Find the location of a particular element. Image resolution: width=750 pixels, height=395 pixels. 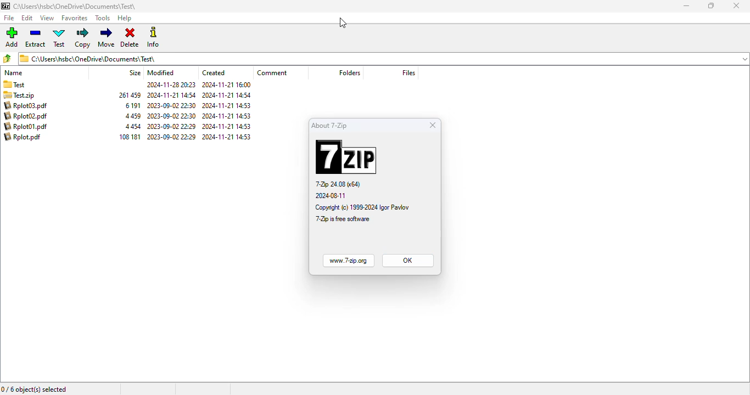

extract is located at coordinates (35, 37).